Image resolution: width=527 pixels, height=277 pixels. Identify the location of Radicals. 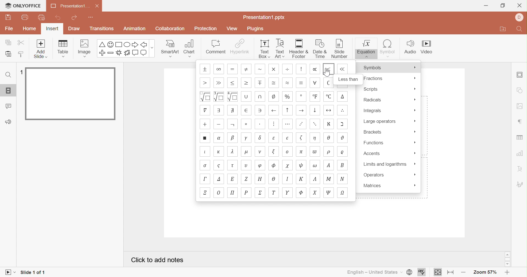
(390, 98).